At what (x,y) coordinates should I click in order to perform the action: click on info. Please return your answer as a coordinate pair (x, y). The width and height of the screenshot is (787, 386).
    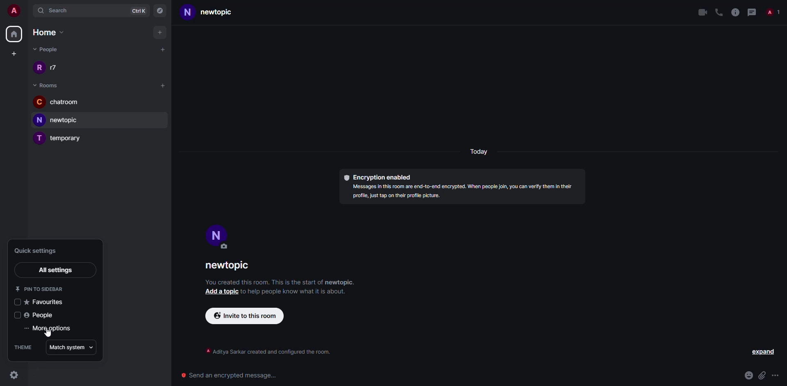
    Looking at the image, I should click on (269, 350).